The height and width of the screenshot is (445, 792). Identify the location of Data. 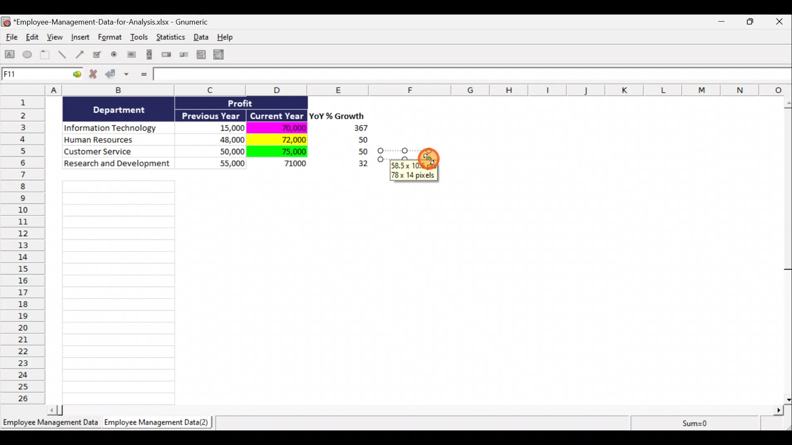
(203, 37).